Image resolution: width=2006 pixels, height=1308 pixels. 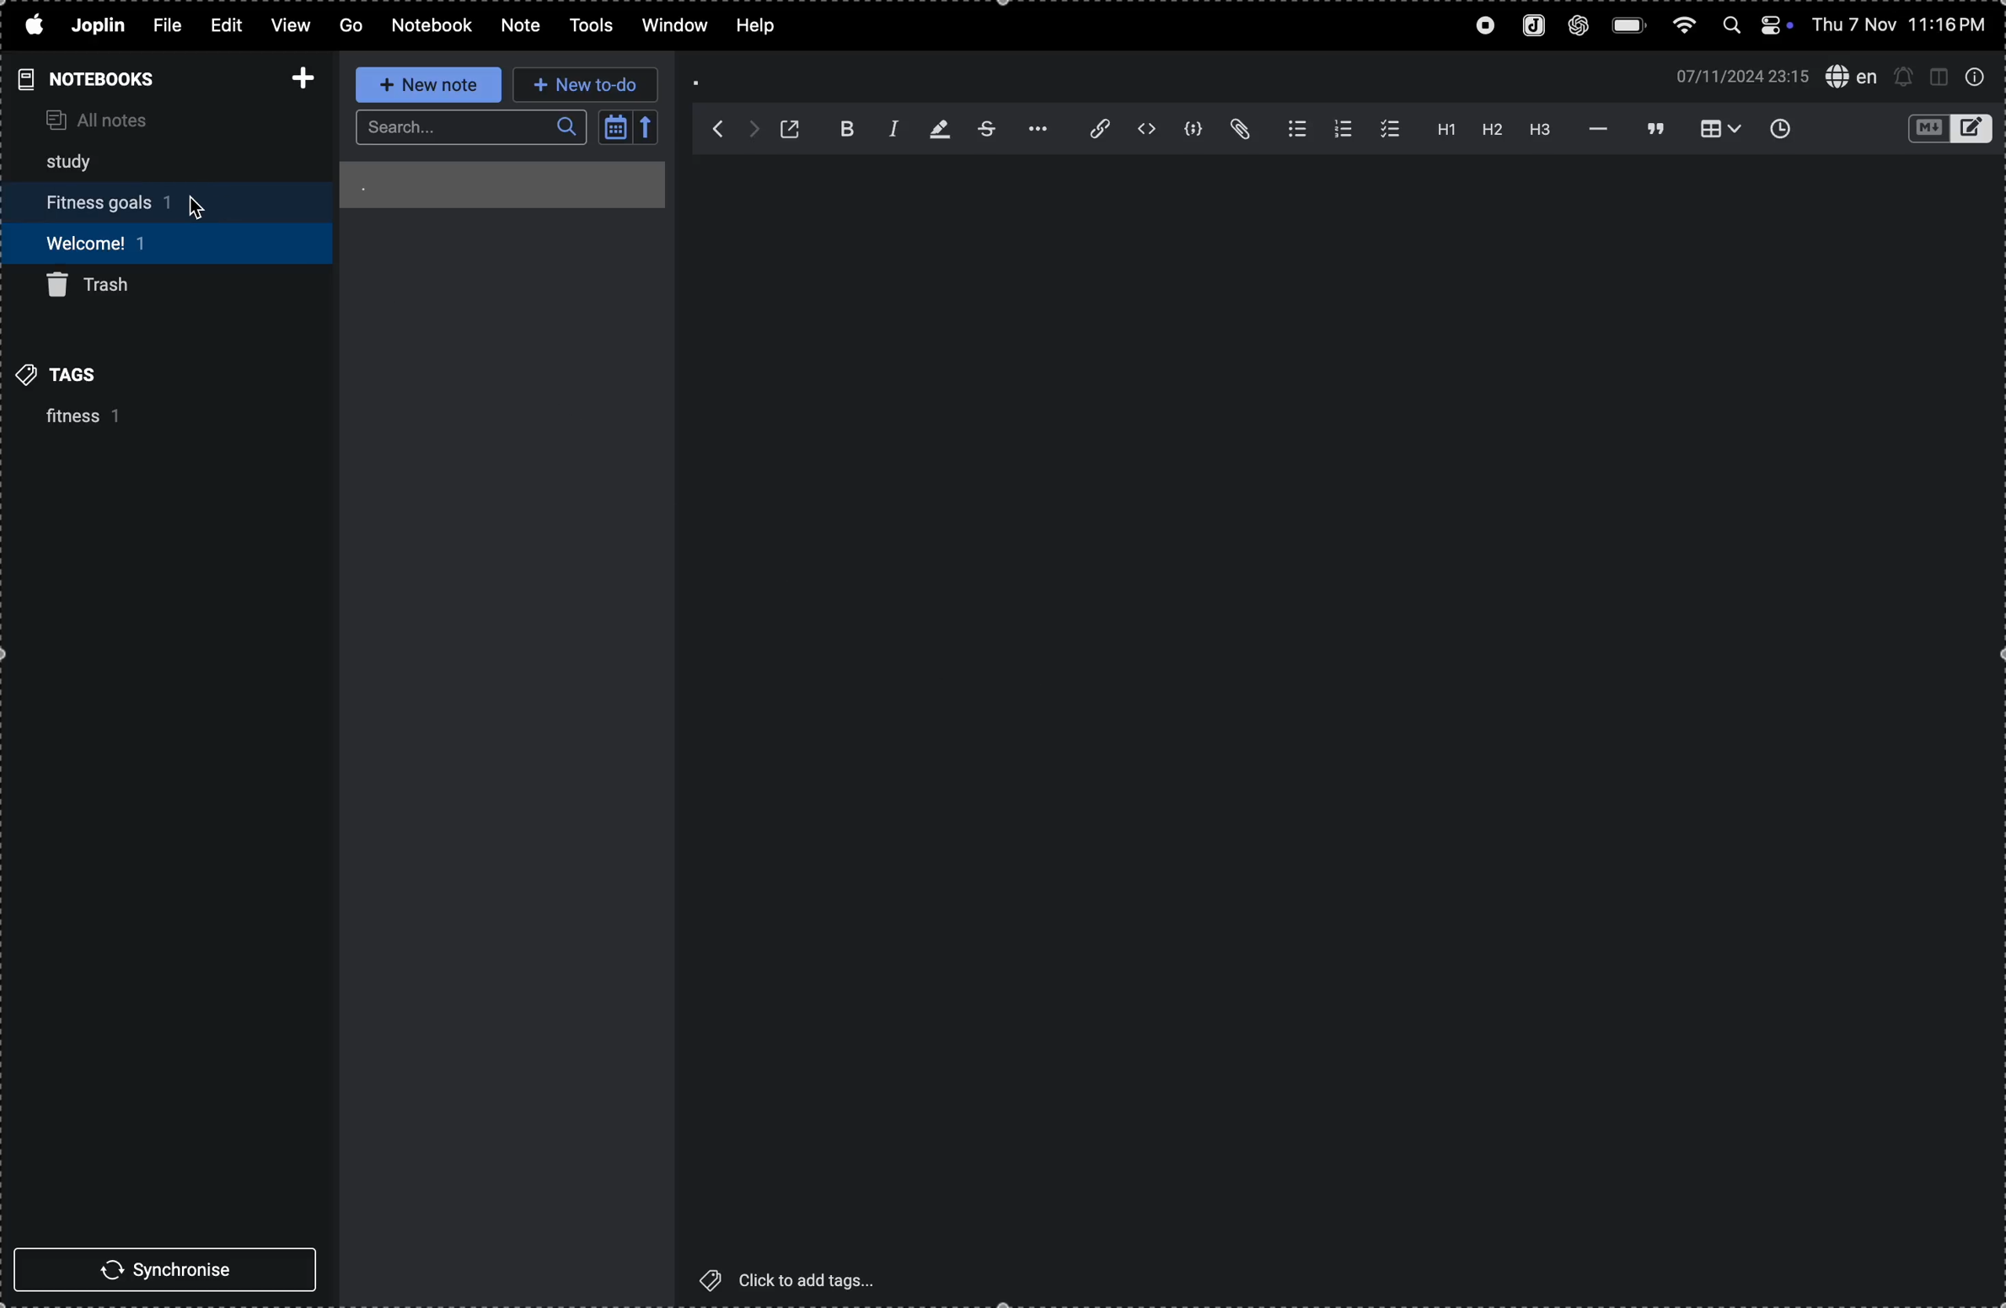 What do you see at coordinates (1090, 128) in the screenshot?
I see `insert edit link` at bounding box center [1090, 128].